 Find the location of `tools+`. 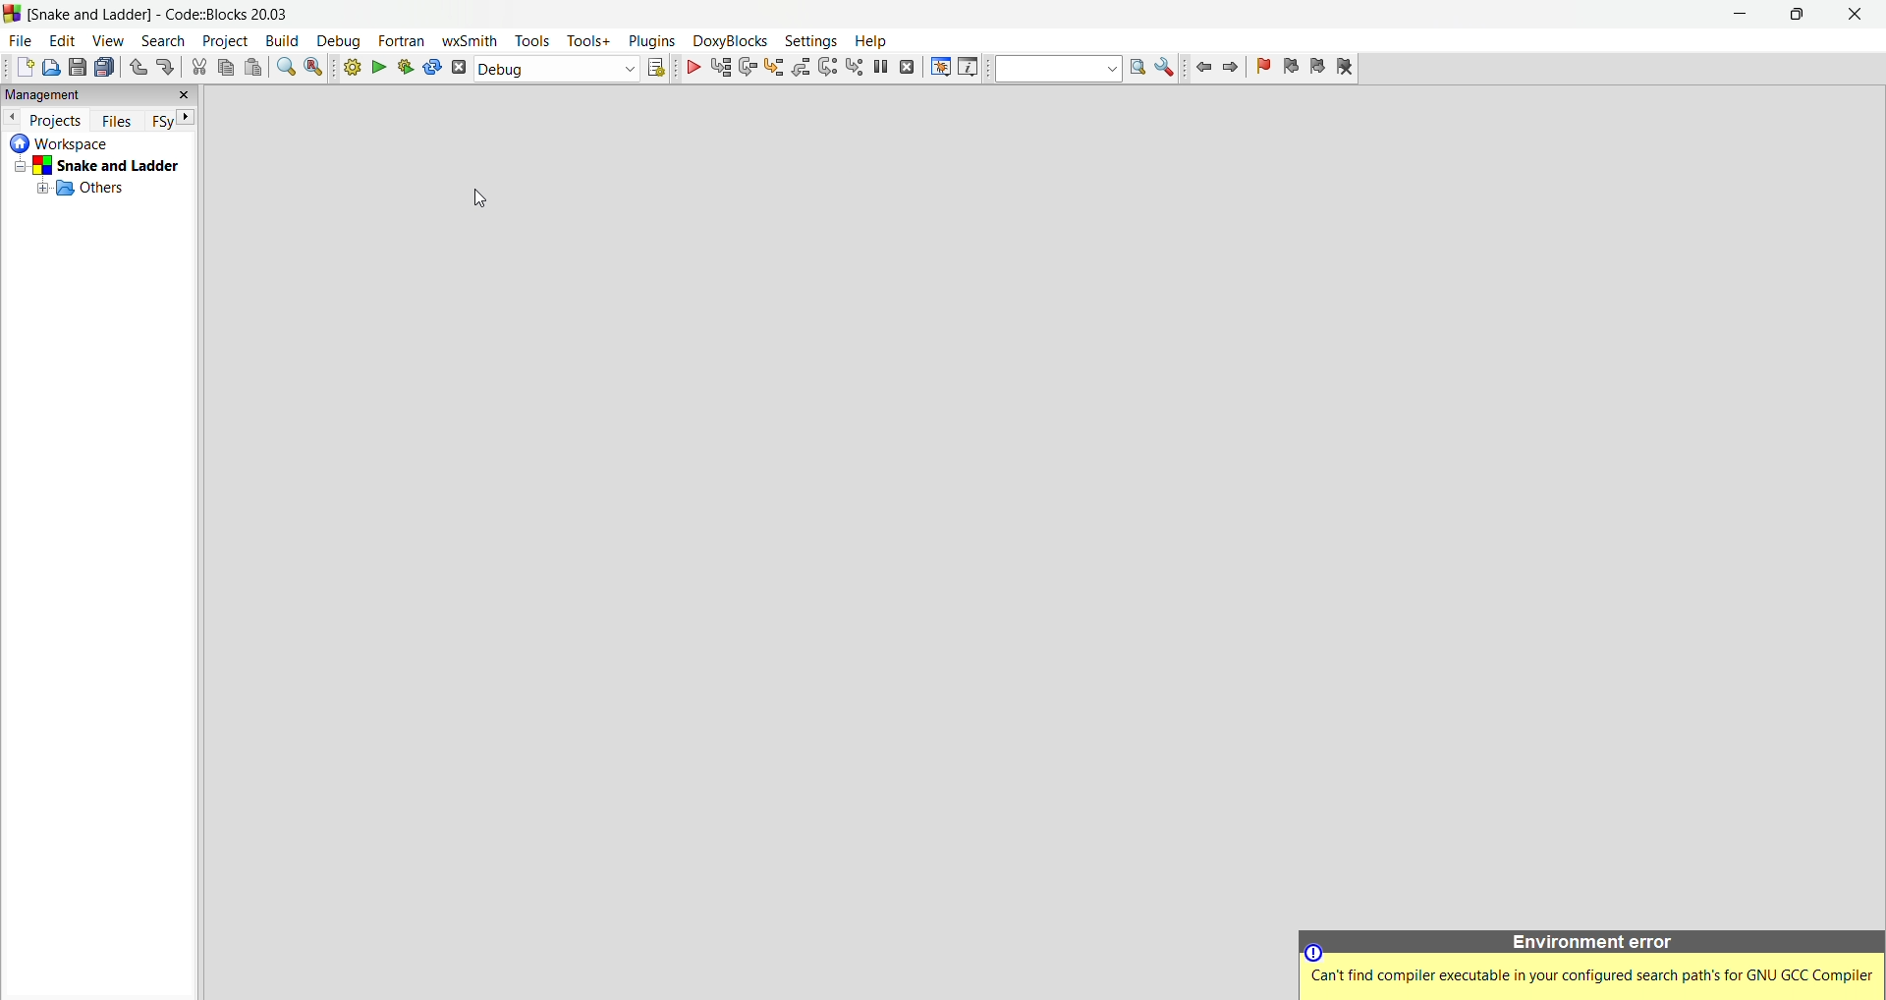

tools+ is located at coordinates (587, 41).